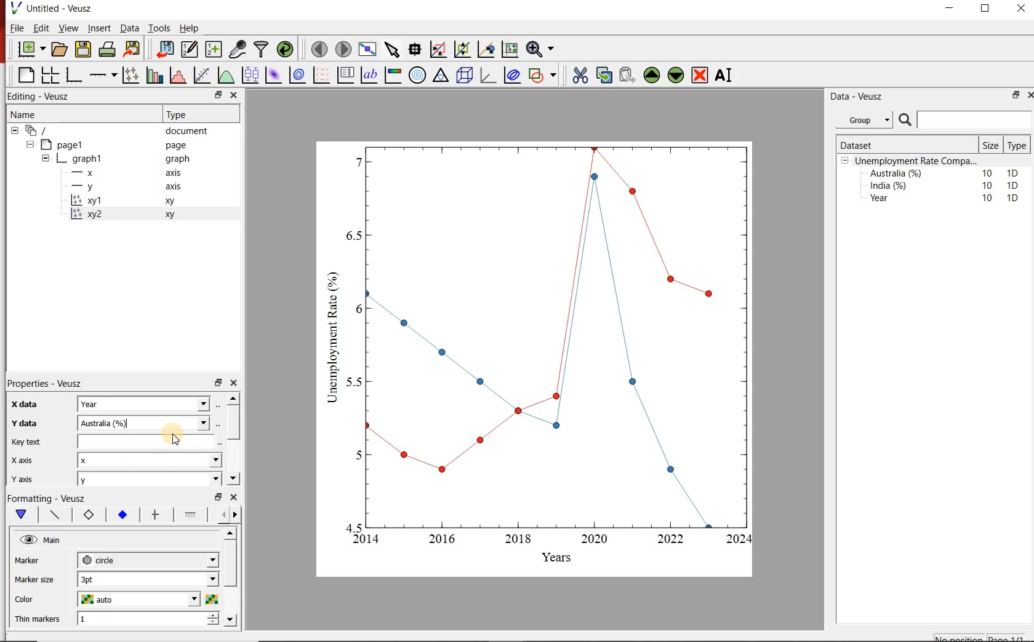 This screenshot has width=1034, height=642. I want to click on click to zoom out graph axes, so click(463, 48).